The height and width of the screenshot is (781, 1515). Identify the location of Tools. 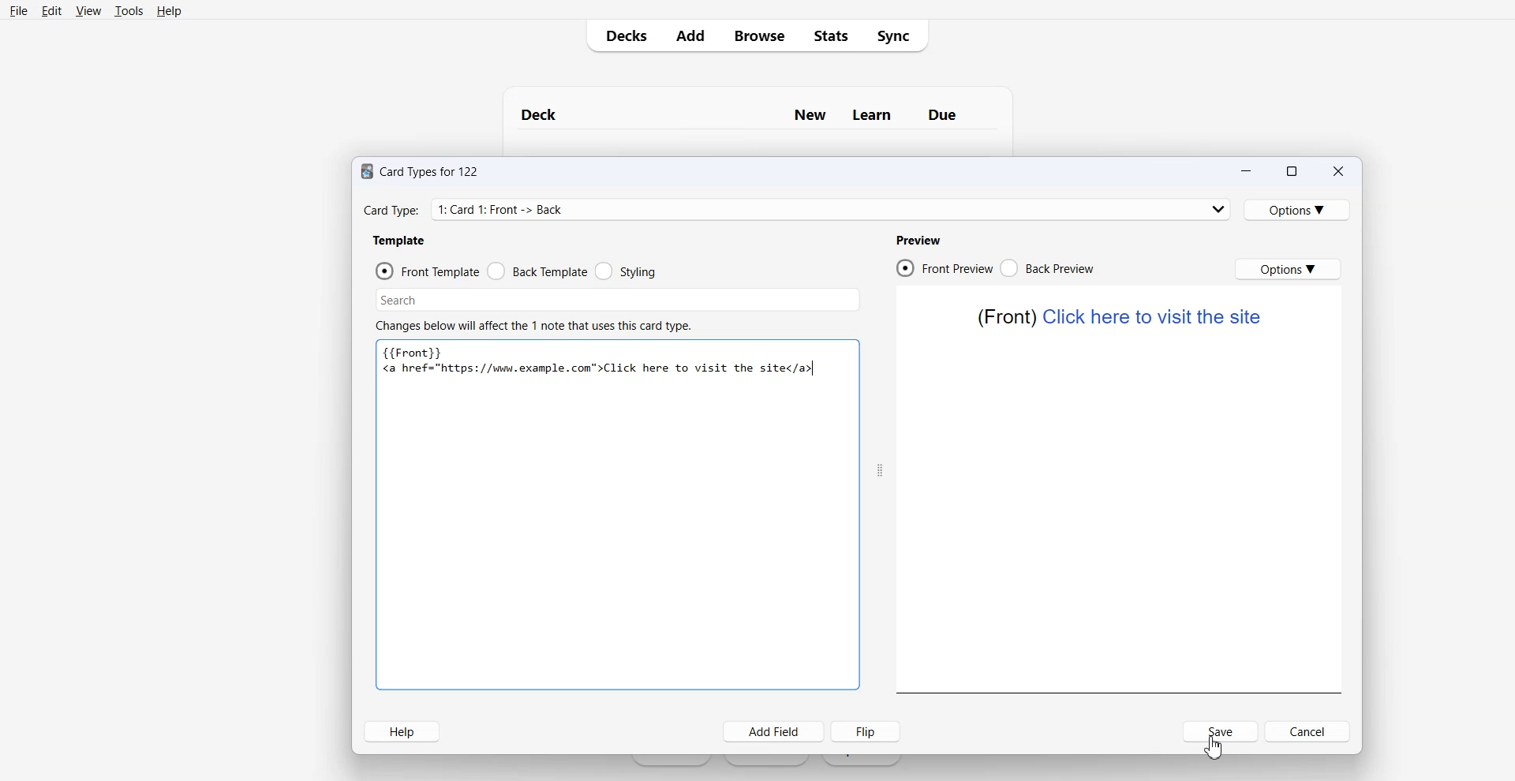
(129, 10).